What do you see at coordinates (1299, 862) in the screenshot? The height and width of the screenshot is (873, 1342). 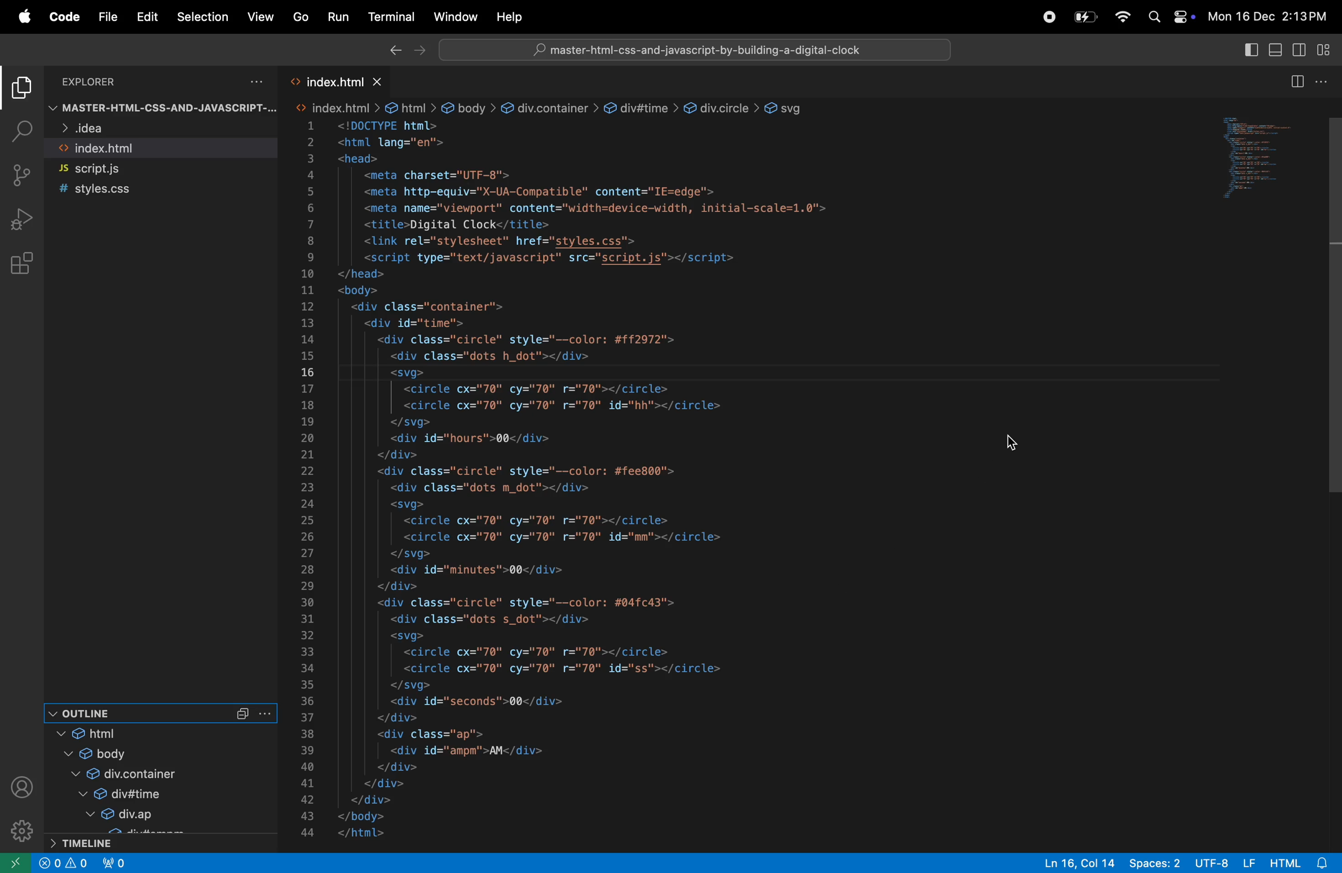 I see `html alert` at bounding box center [1299, 862].